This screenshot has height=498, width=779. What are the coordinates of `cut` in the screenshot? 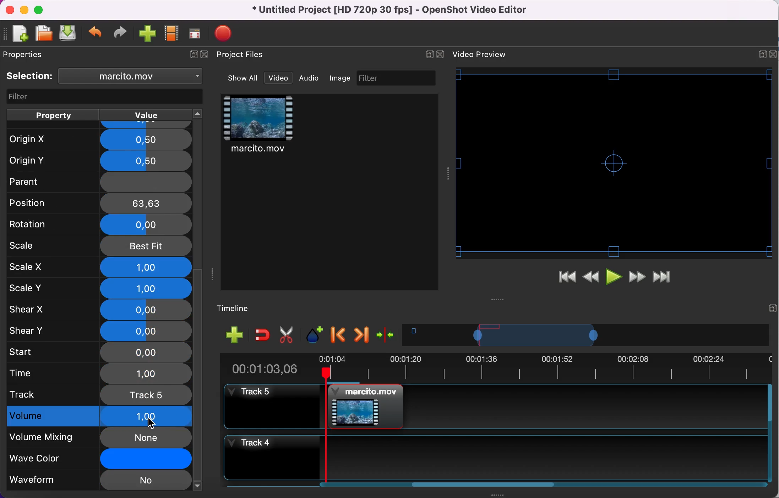 It's located at (287, 335).